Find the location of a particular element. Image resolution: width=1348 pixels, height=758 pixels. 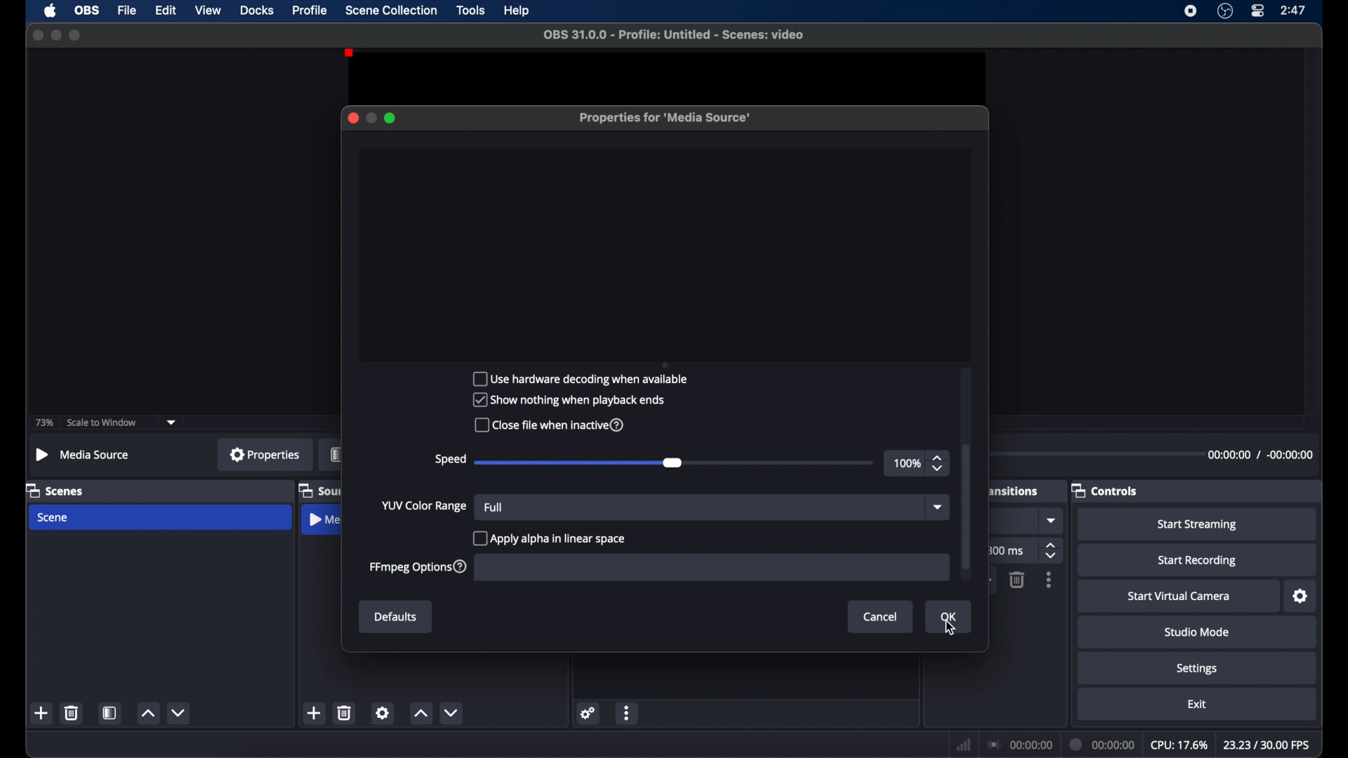

minimize is located at coordinates (55, 35).